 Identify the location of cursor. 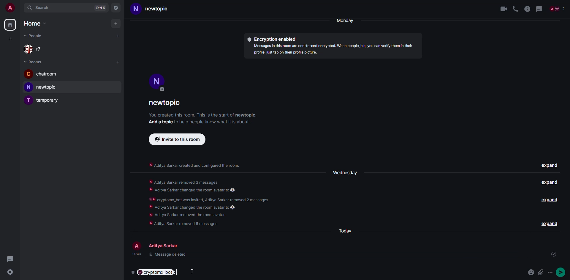
(193, 271).